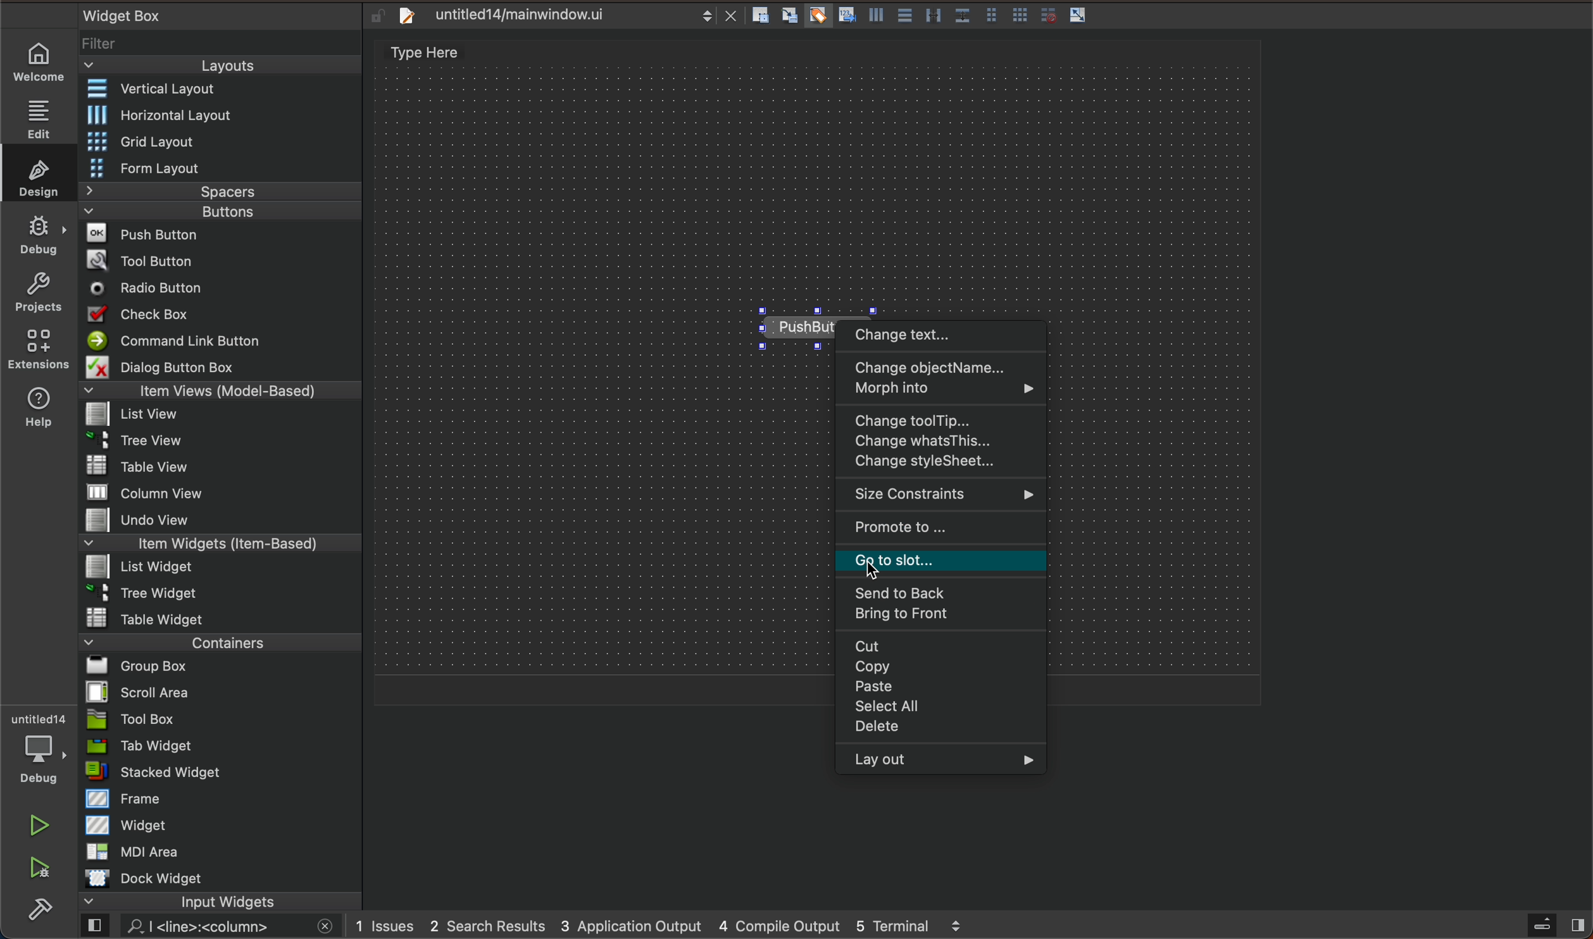 The image size is (1593, 939). I want to click on help, so click(37, 407).